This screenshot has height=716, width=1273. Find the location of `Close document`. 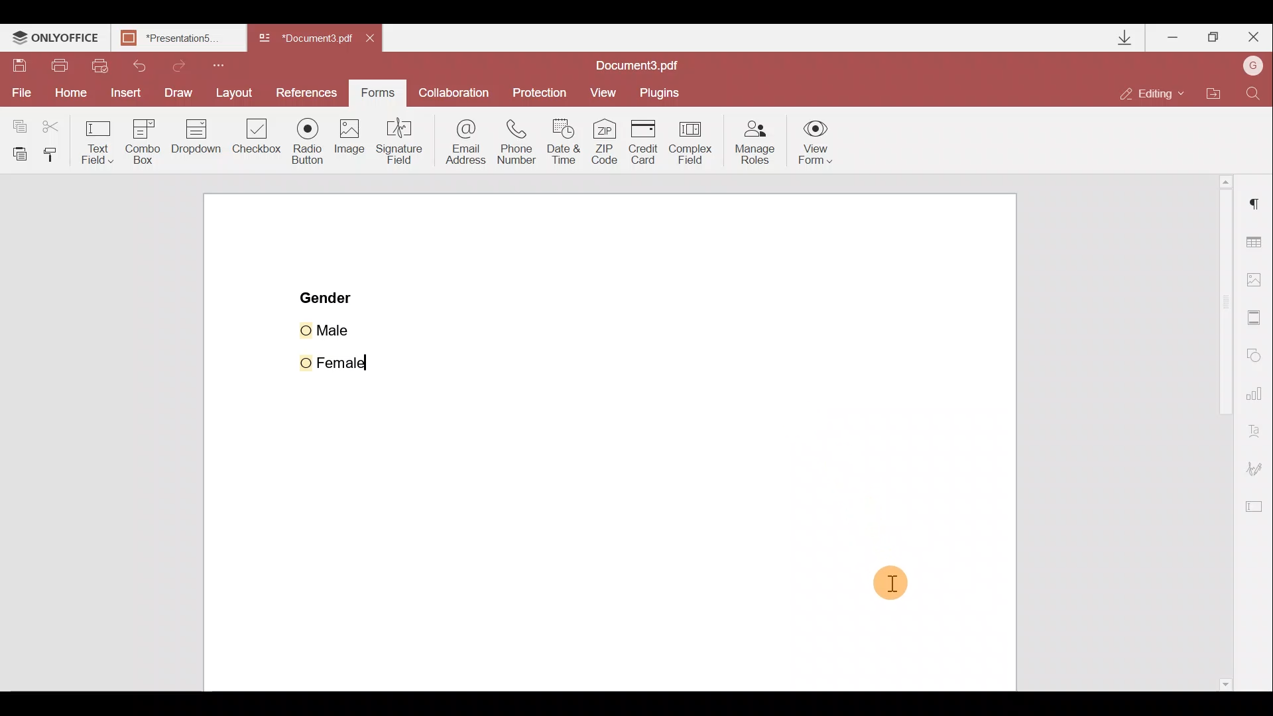

Close document is located at coordinates (373, 40).